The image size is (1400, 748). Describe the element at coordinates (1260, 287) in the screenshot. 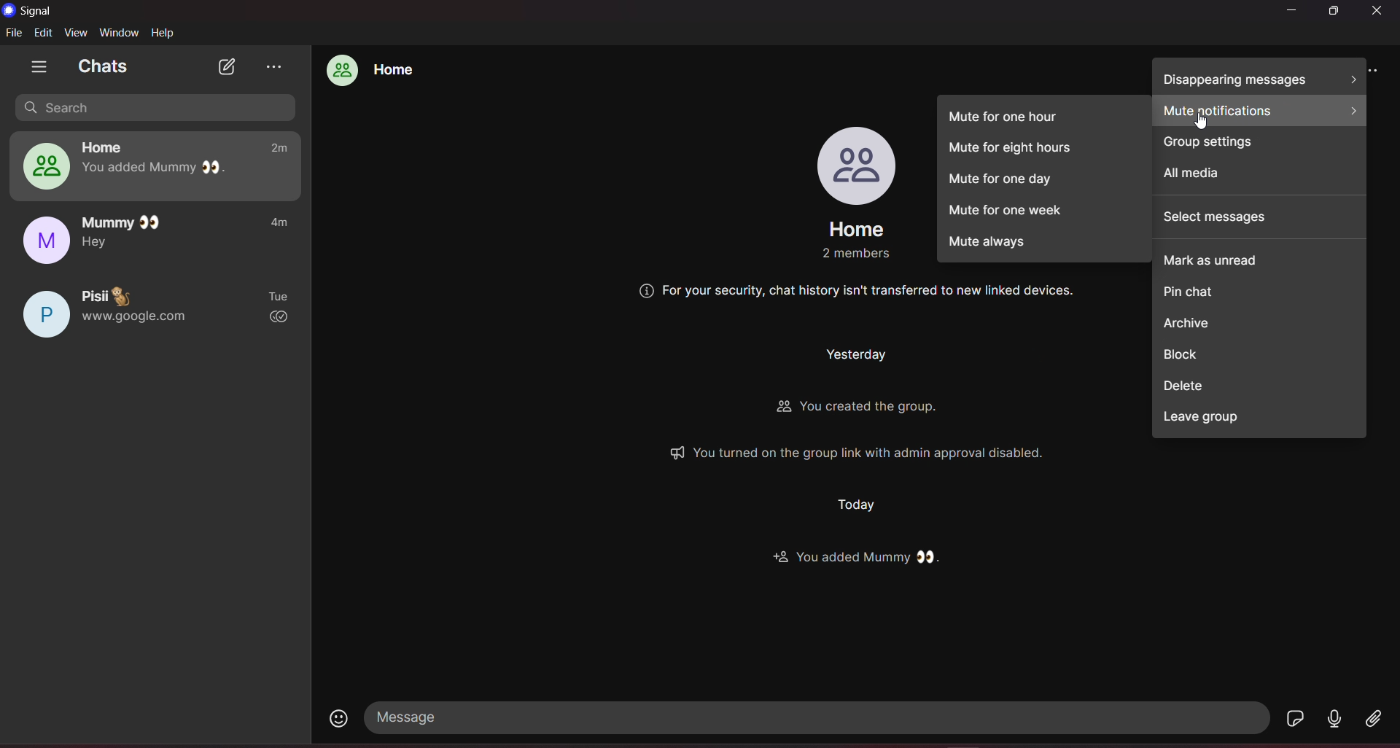

I see `pin chat` at that location.